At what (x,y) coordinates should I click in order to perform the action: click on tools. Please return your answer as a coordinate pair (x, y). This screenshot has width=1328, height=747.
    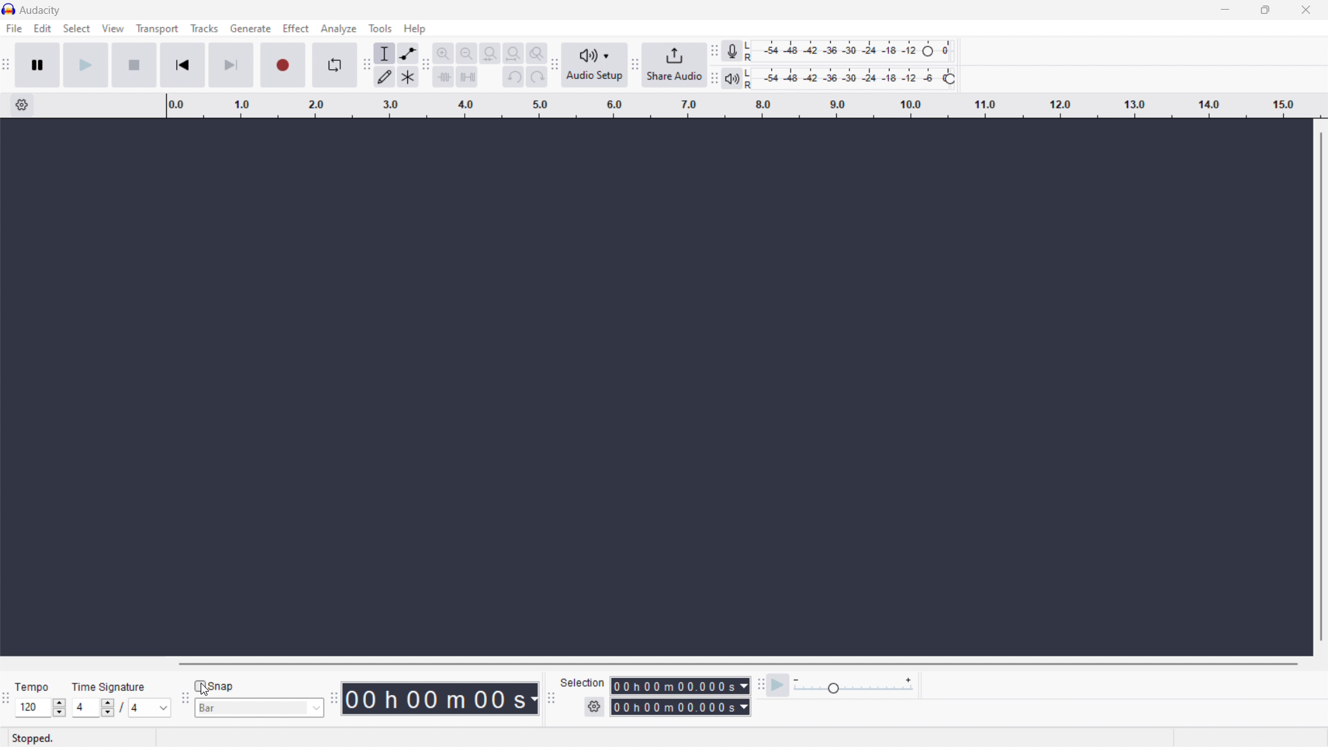
    Looking at the image, I should click on (380, 28).